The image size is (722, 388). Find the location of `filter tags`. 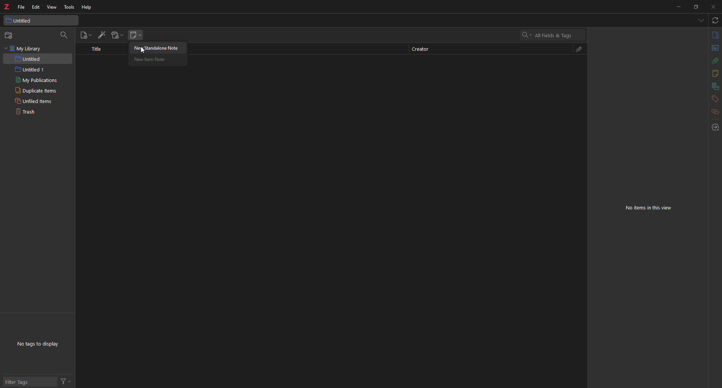

filter tags is located at coordinates (20, 381).